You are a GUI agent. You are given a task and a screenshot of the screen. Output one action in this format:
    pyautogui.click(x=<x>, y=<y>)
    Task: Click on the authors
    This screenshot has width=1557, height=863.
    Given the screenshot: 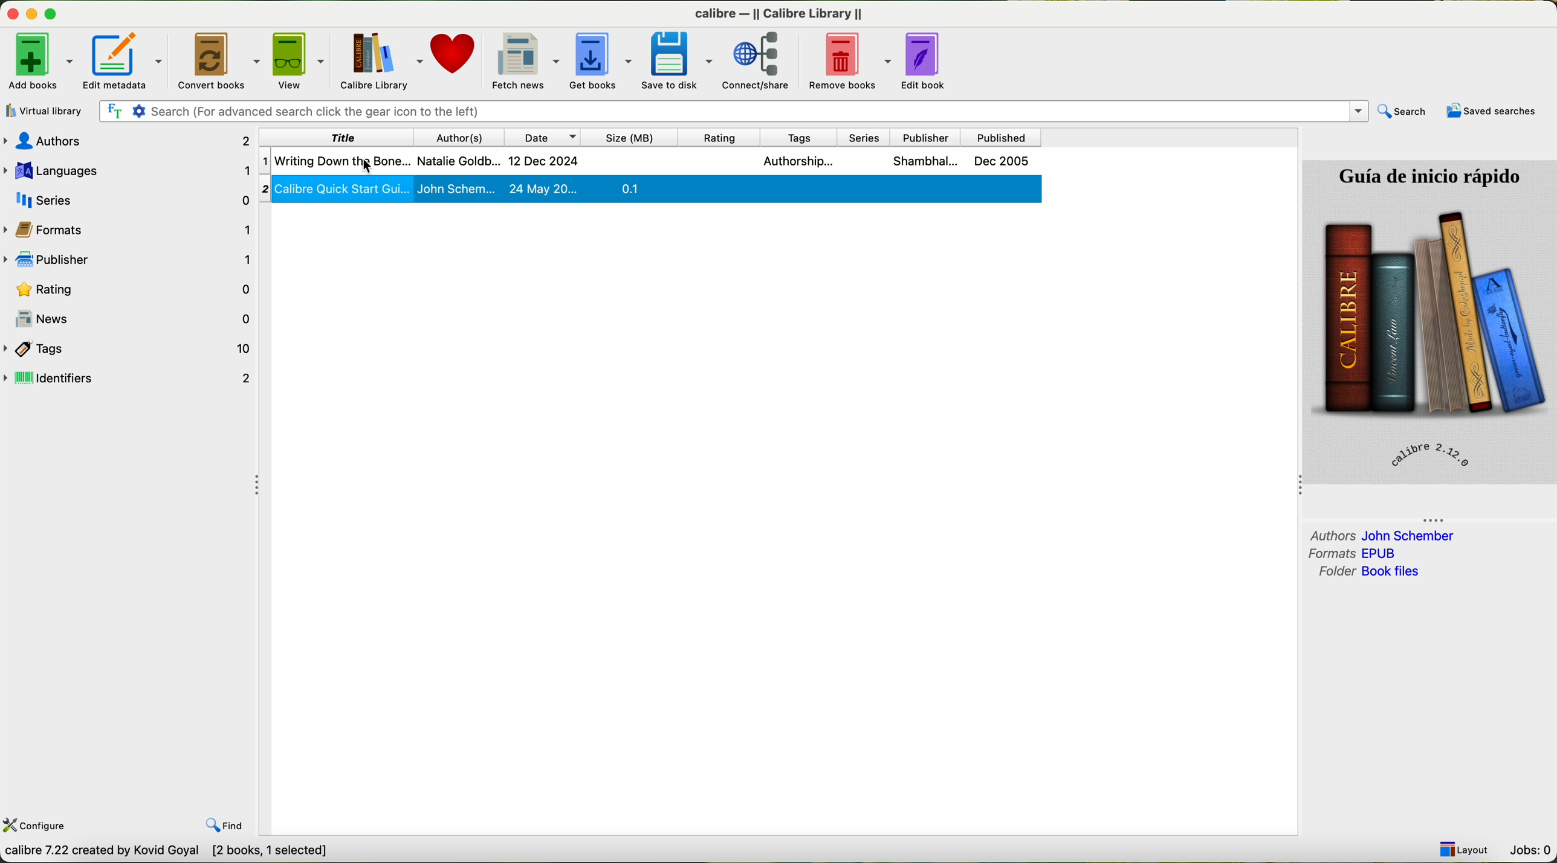 What is the action you would take?
    pyautogui.click(x=455, y=136)
    